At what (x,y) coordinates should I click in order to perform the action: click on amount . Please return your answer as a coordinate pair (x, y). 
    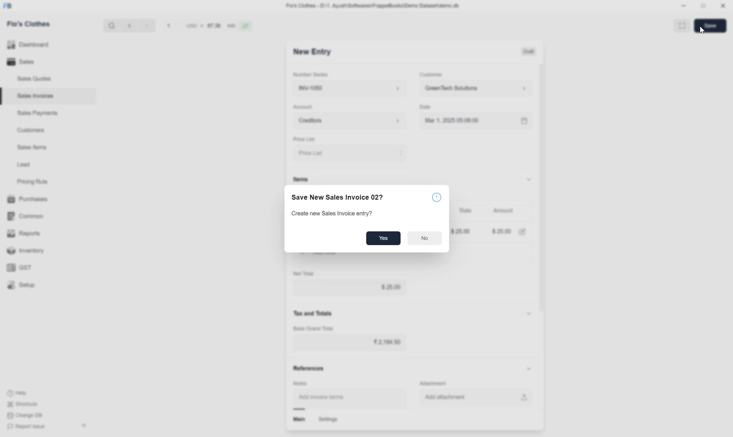
    Looking at the image, I should click on (499, 232).